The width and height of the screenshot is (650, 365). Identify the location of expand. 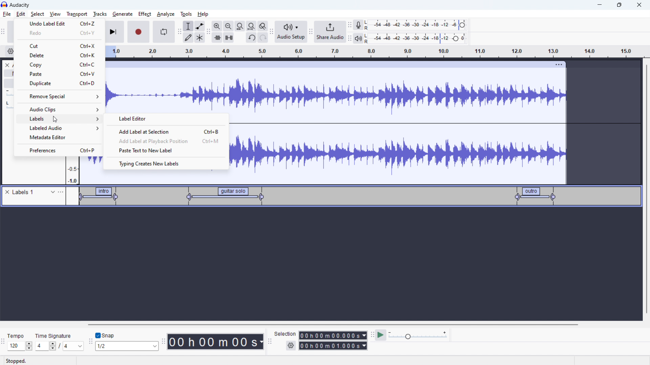
(53, 192).